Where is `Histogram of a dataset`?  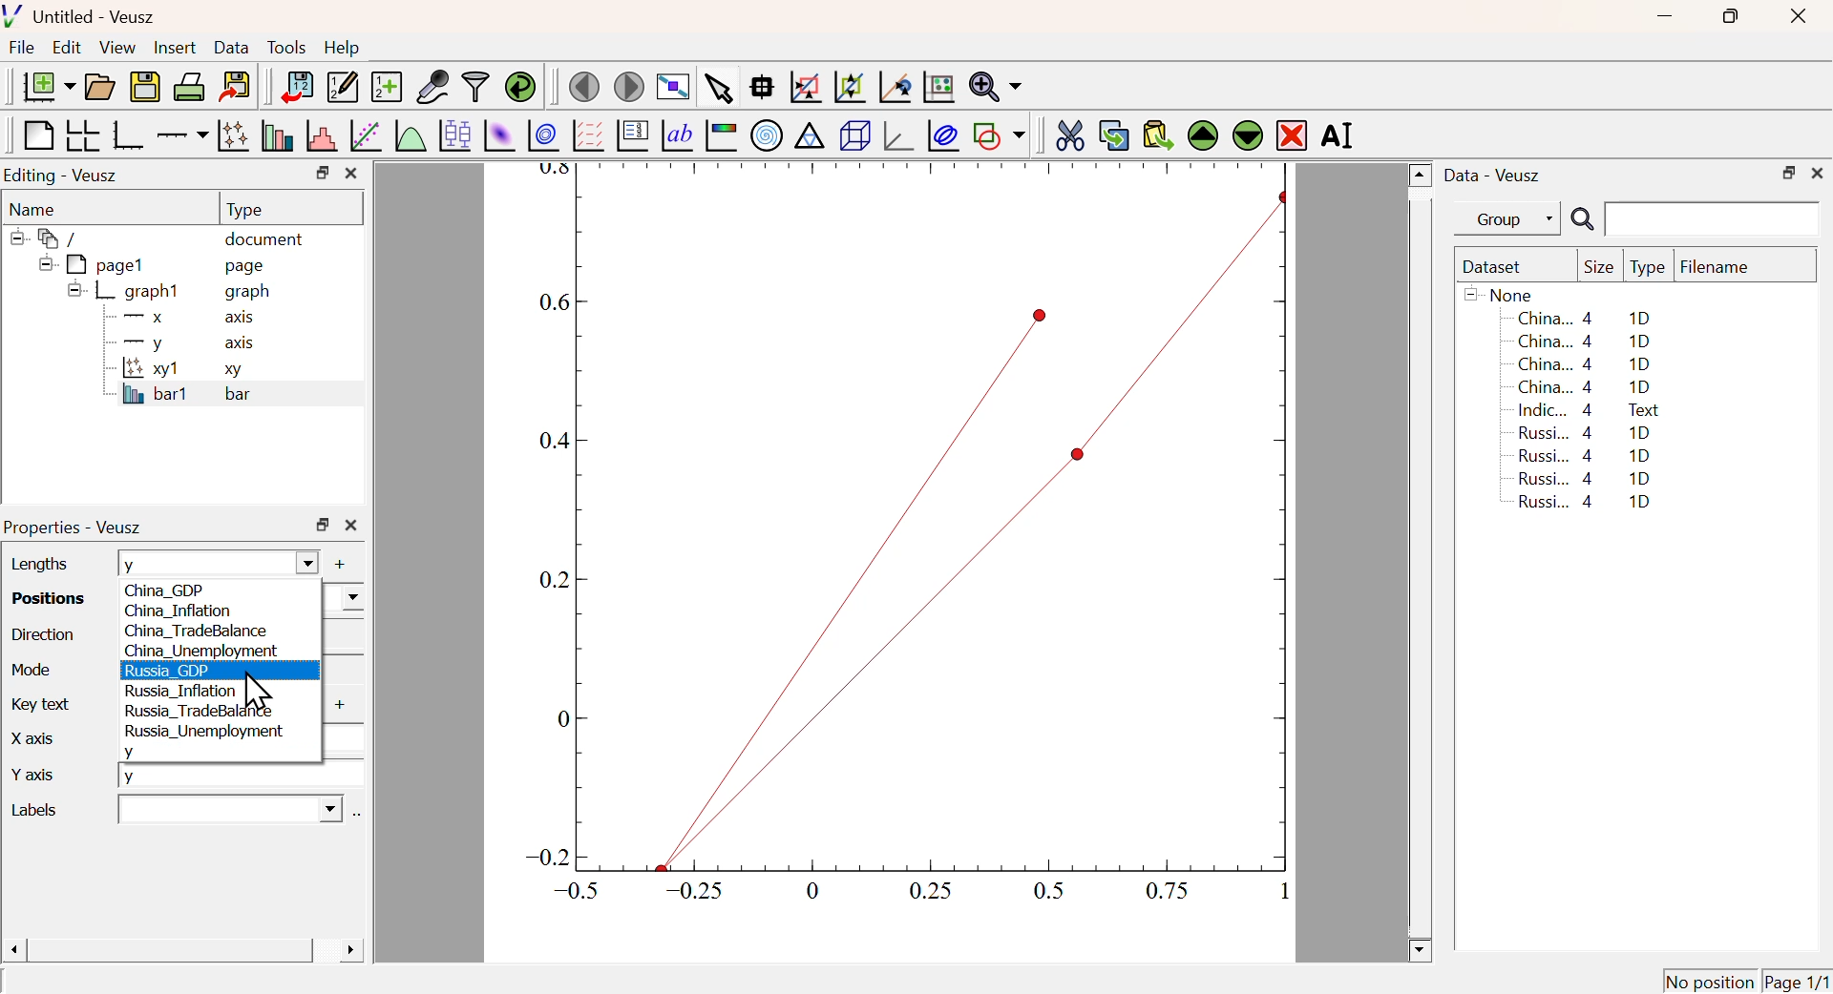 Histogram of a dataset is located at coordinates (322, 136).